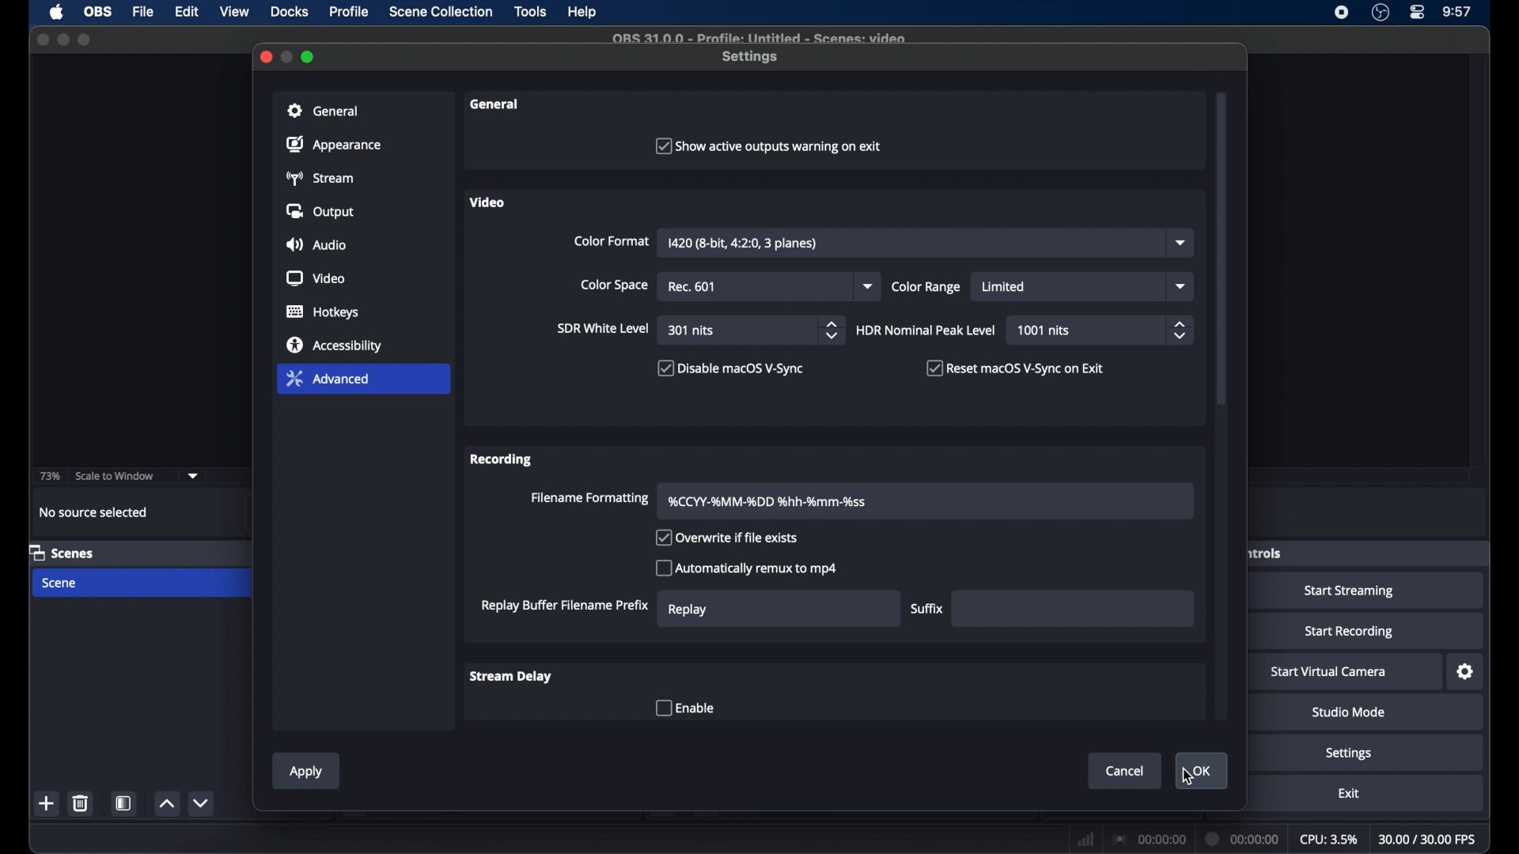 This screenshot has height=854, width=1519. I want to click on general, so click(498, 104).